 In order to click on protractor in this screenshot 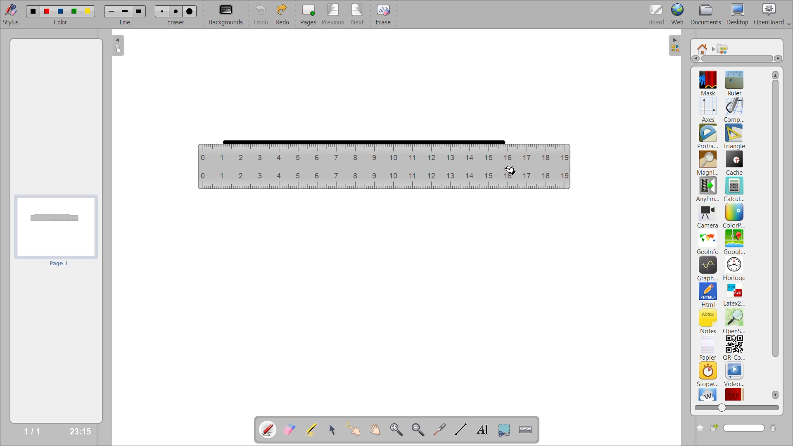, I will do `click(708, 137)`.